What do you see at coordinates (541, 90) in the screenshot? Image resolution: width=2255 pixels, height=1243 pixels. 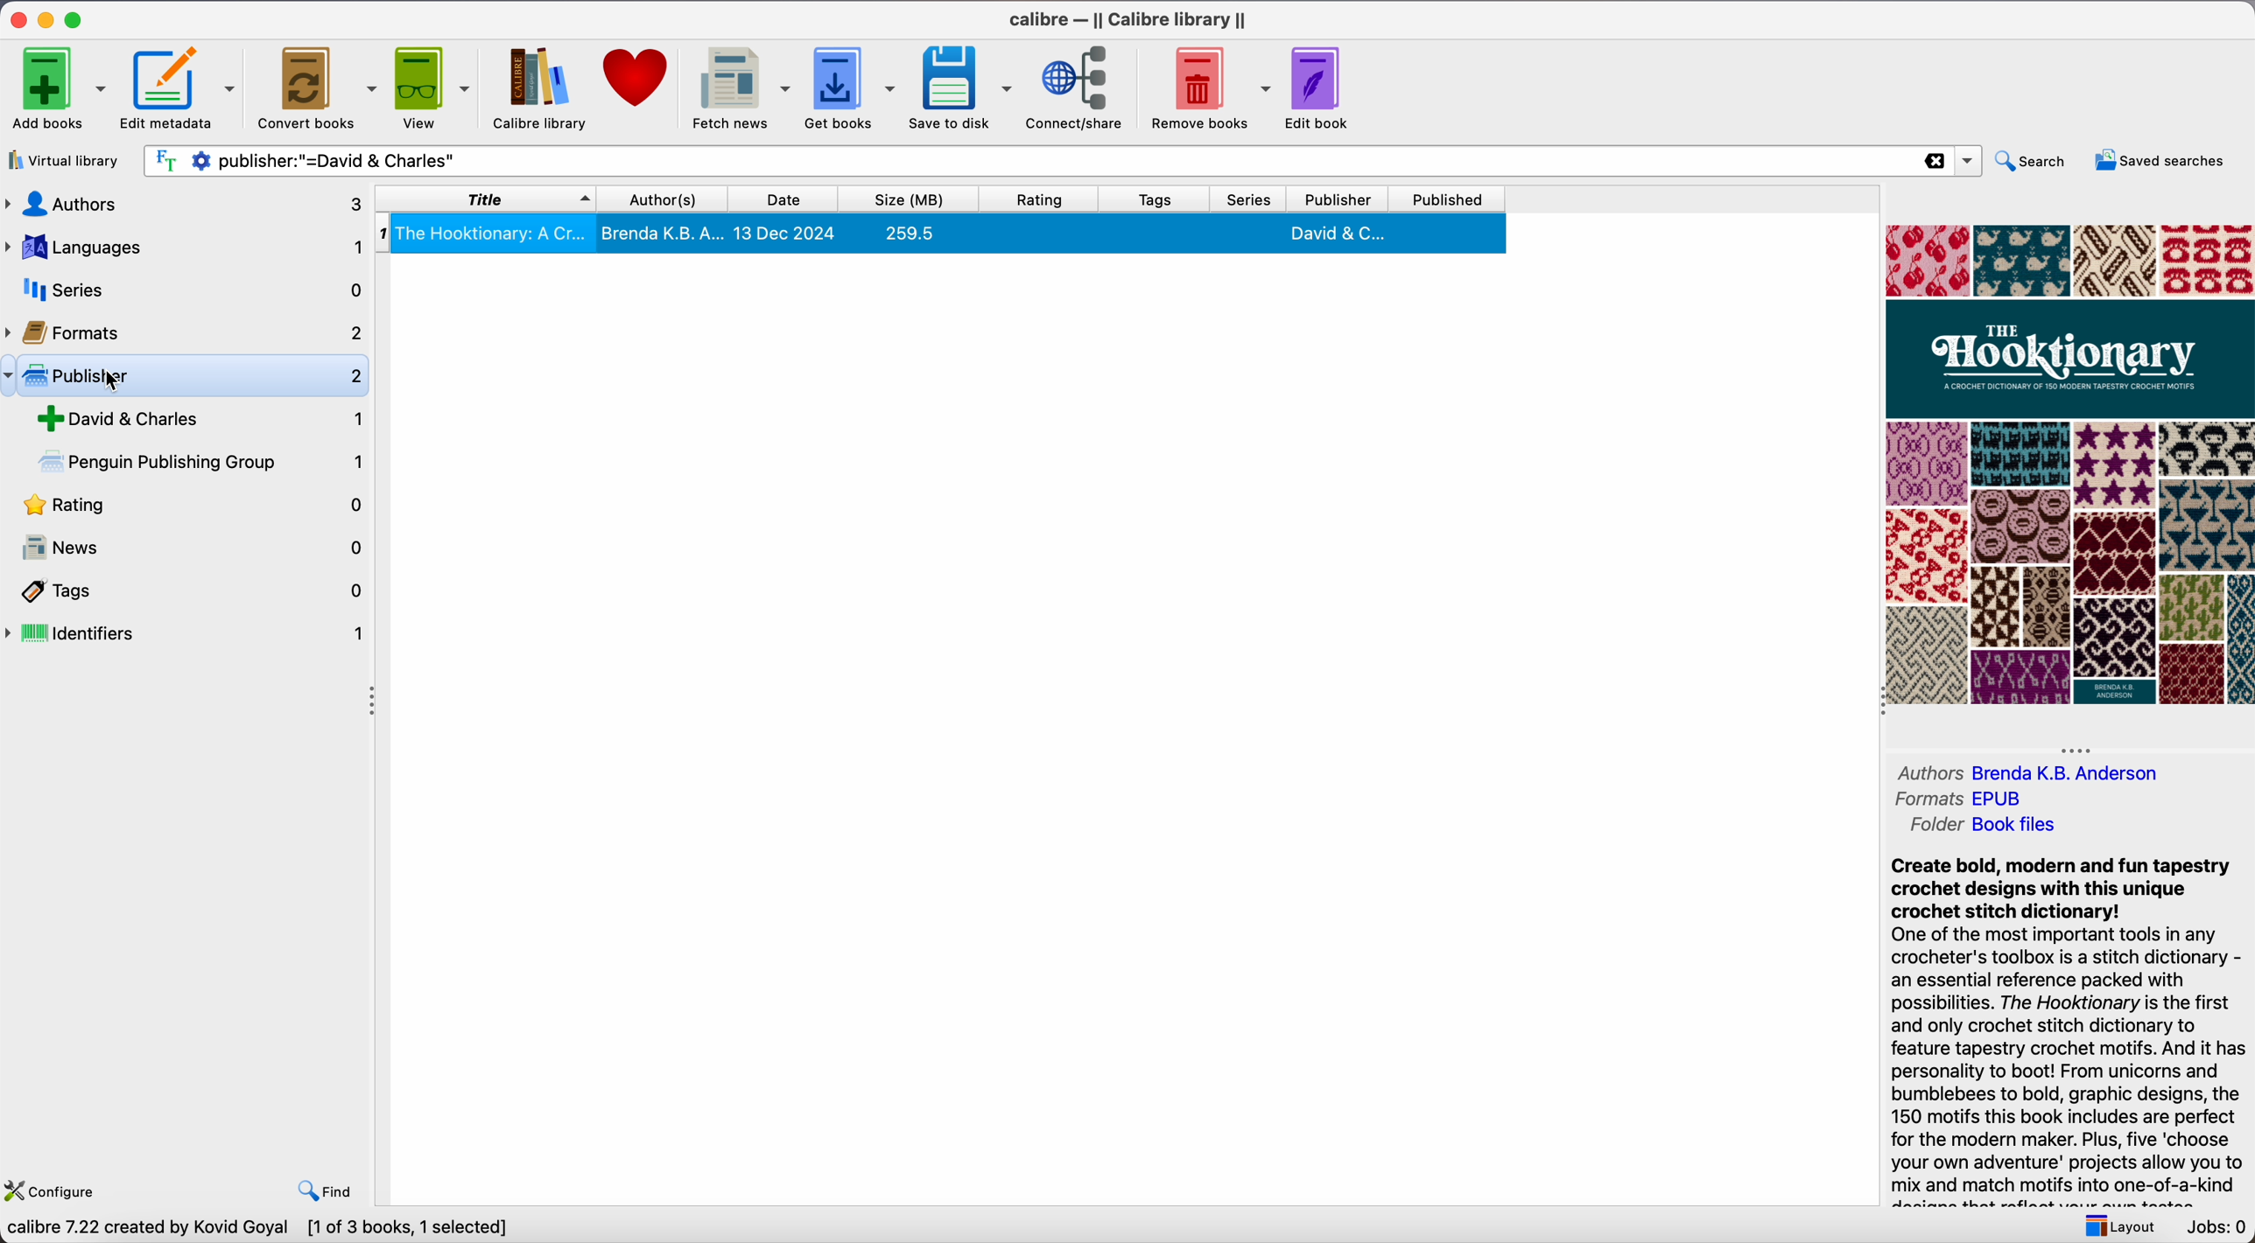 I see `Calibre library` at bounding box center [541, 90].